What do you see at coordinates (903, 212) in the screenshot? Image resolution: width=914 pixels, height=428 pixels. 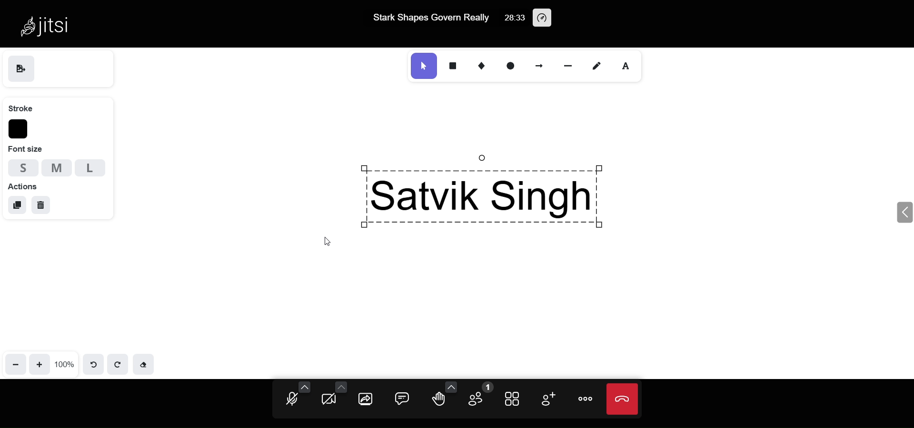 I see `expand` at bounding box center [903, 212].